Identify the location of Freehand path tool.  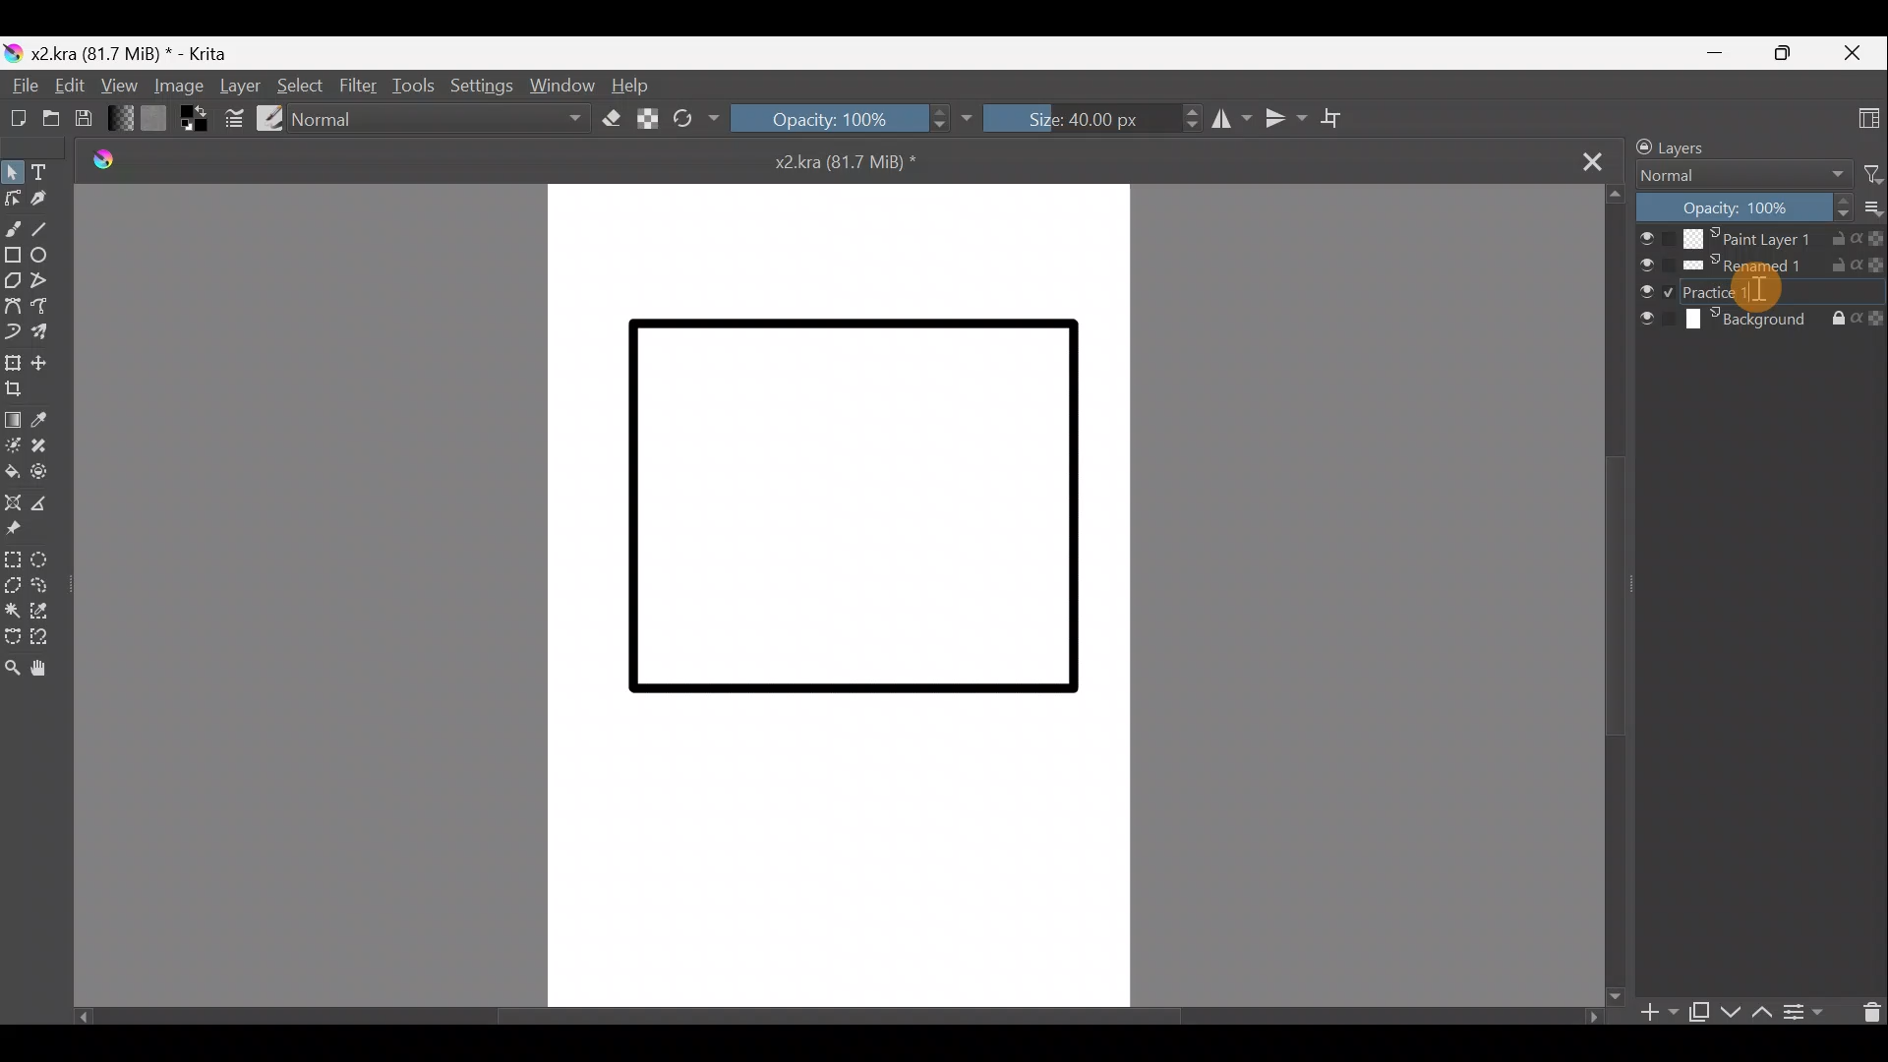
(48, 312).